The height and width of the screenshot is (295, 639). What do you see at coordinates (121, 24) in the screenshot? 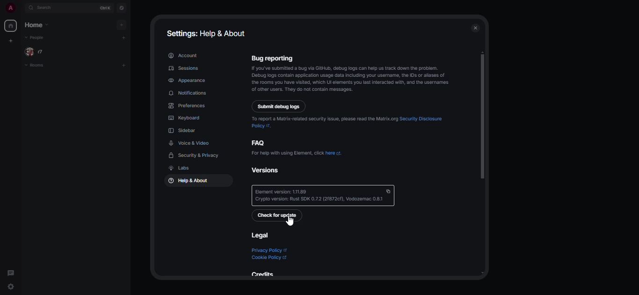
I see `add` at bounding box center [121, 24].